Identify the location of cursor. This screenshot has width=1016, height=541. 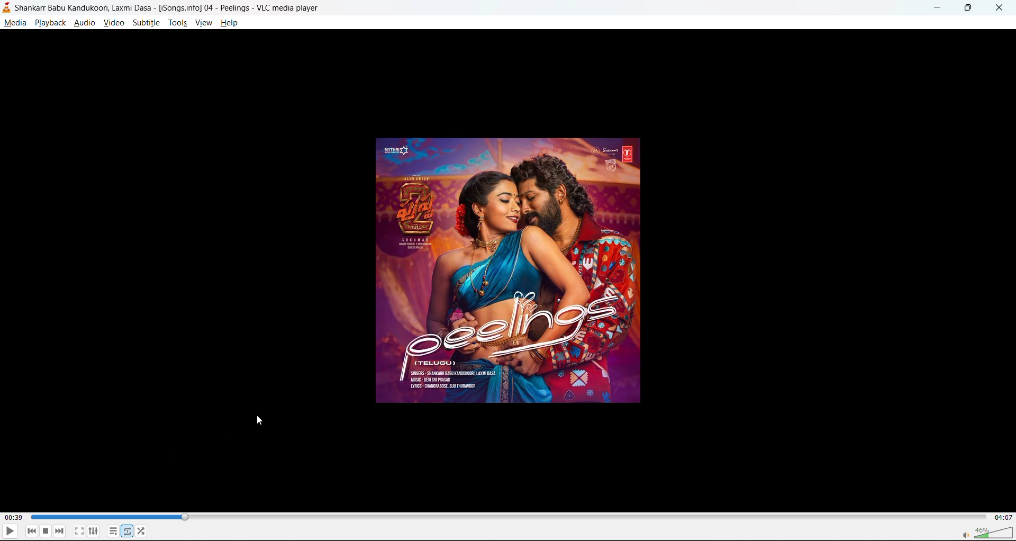
(260, 421).